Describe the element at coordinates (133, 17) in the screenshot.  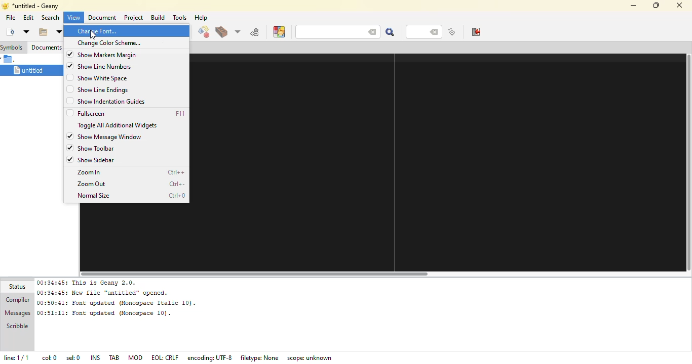
I see `project` at that location.